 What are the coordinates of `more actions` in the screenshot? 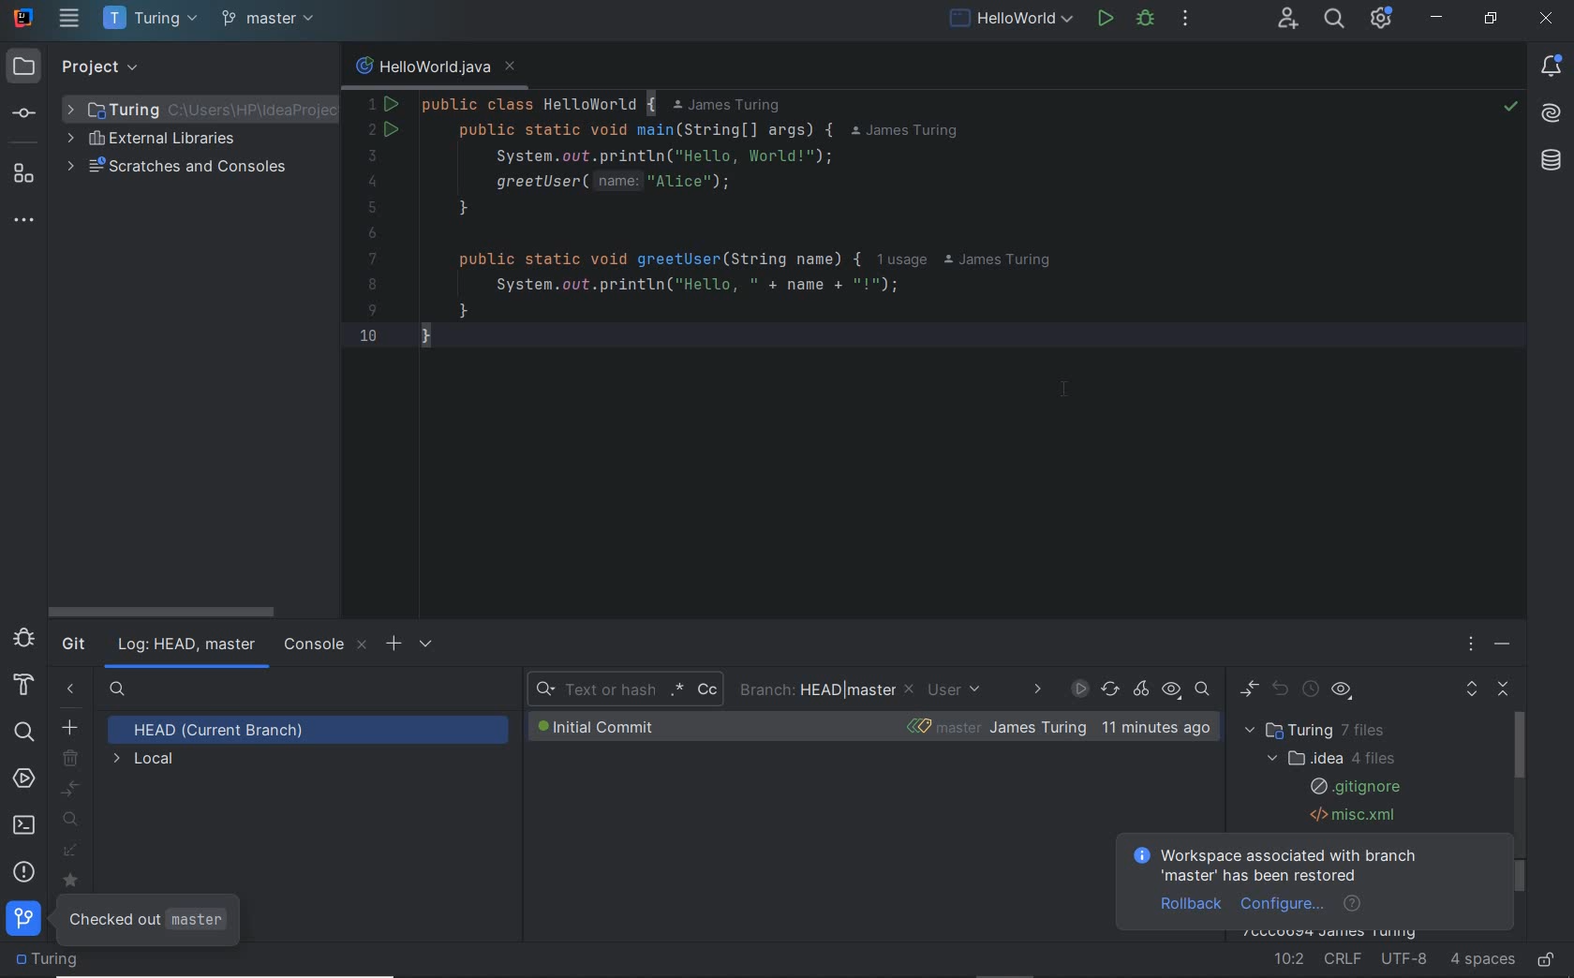 It's located at (1186, 21).